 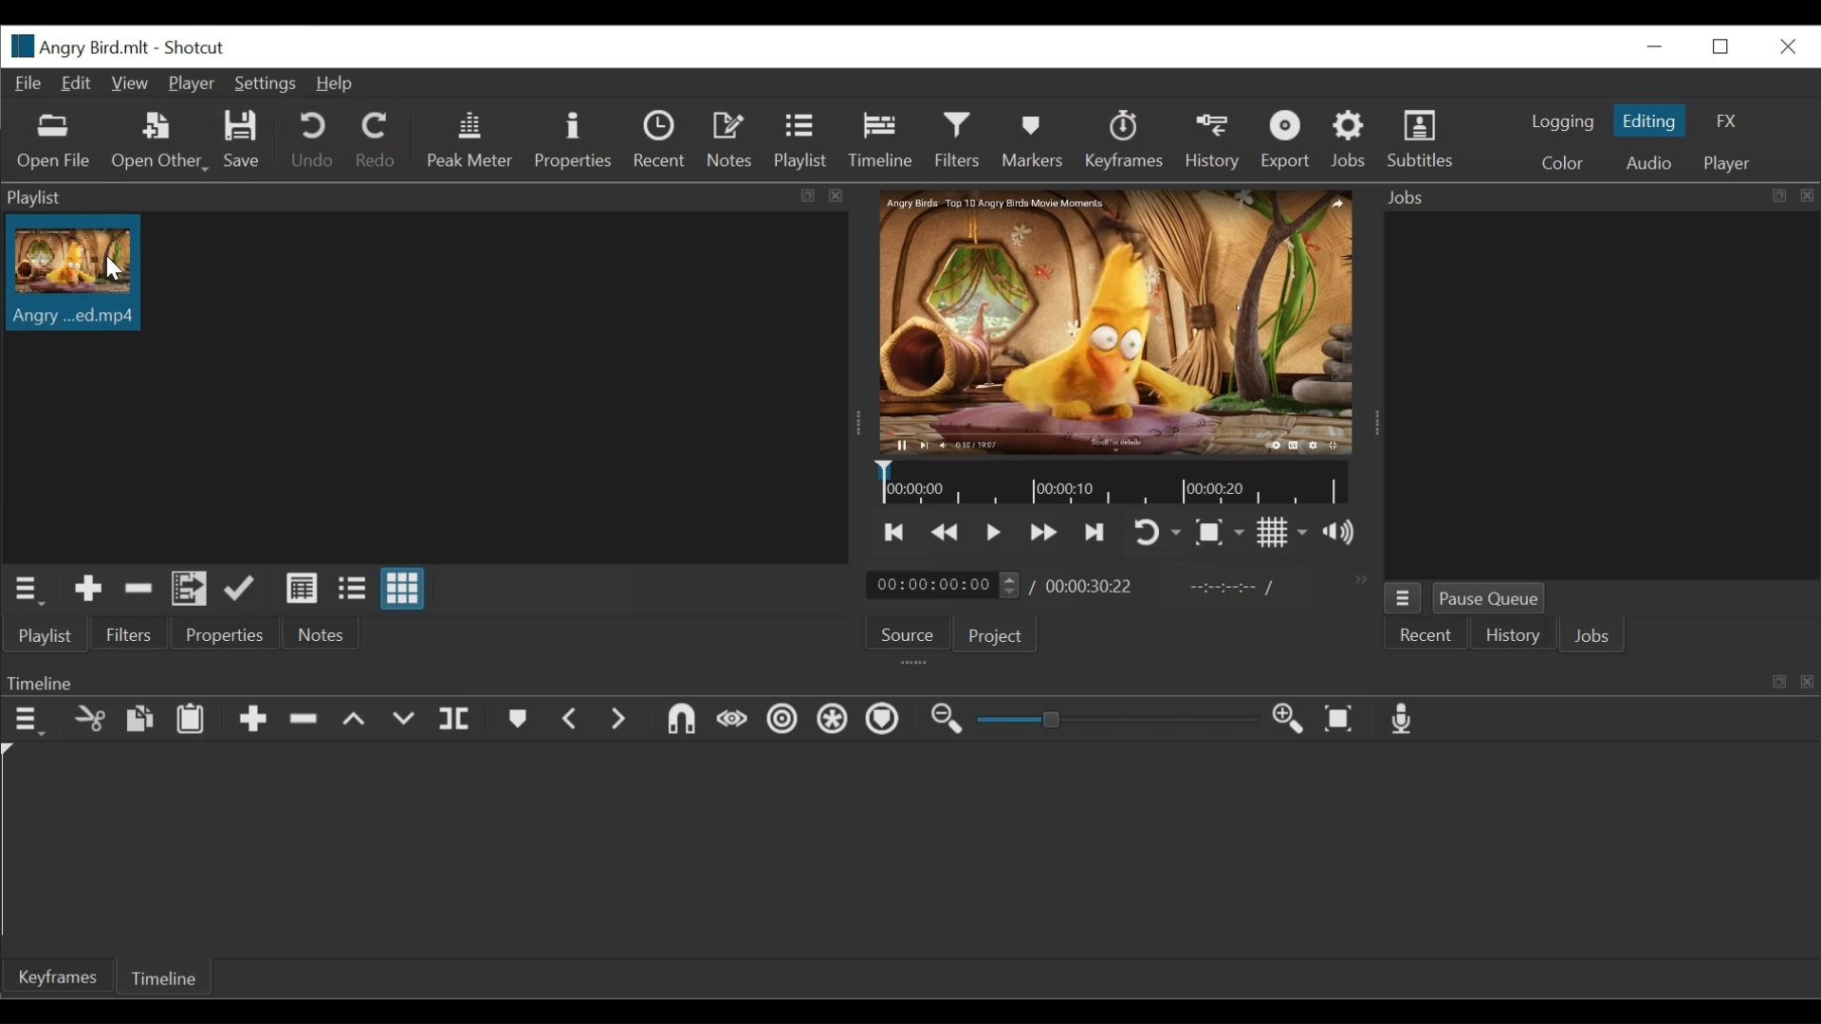 I want to click on View as icons, so click(x=403, y=587).